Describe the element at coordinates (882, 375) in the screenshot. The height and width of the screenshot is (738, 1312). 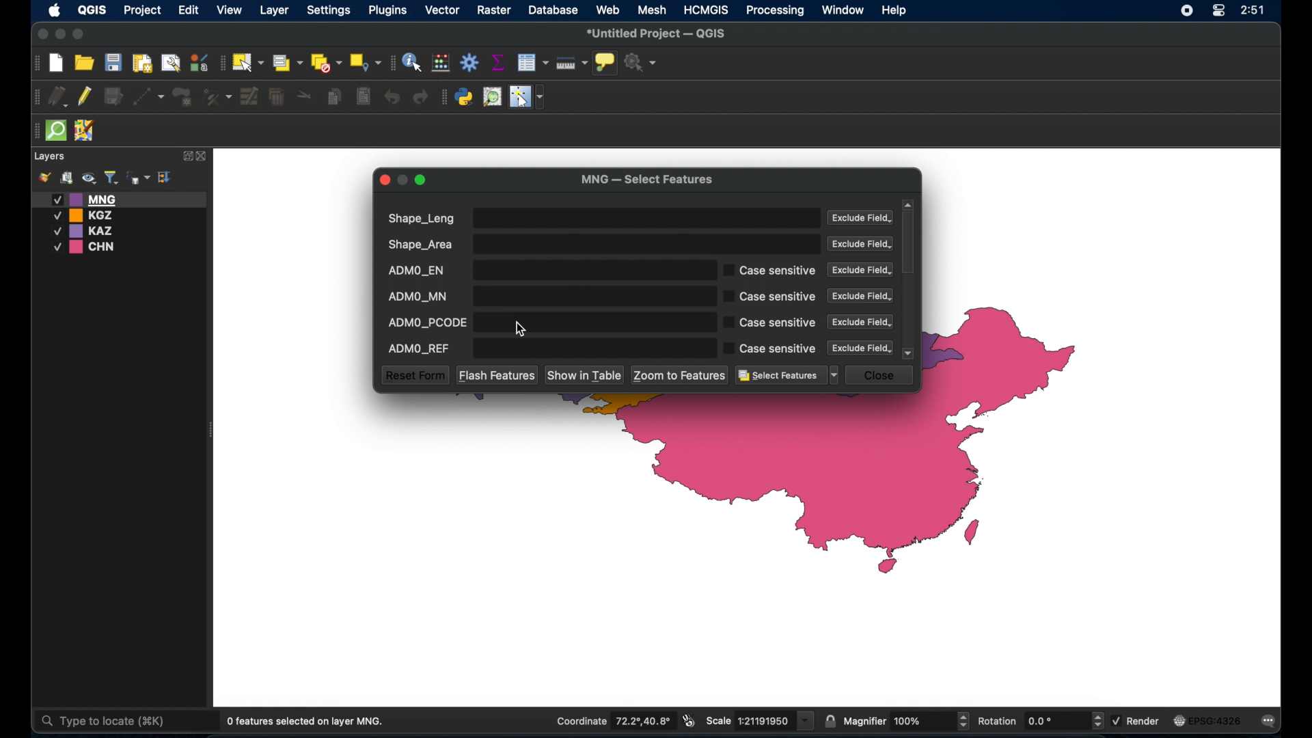
I see `close` at that location.